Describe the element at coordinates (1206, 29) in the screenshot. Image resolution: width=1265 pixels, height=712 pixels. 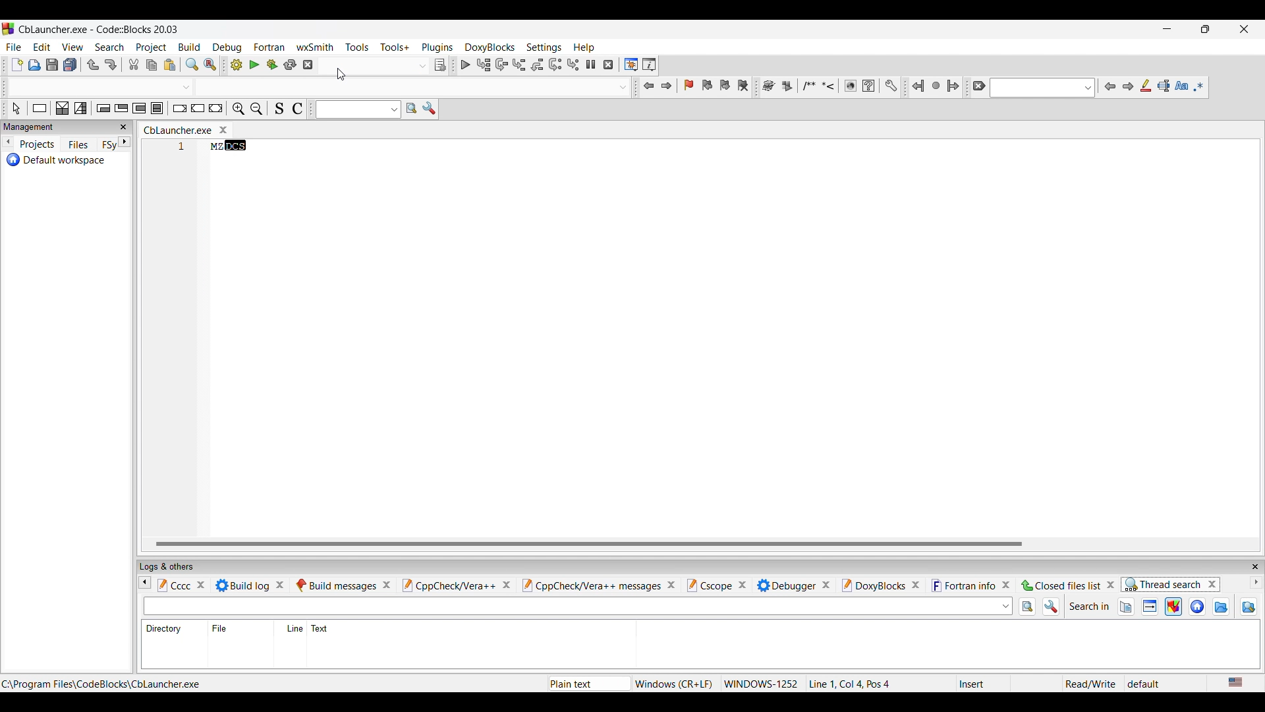
I see `Show interface in a smaller tab` at that location.